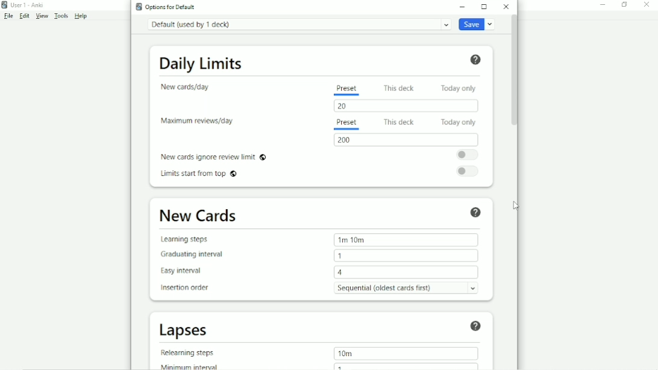  Describe the element at coordinates (349, 124) in the screenshot. I see `Preset` at that location.